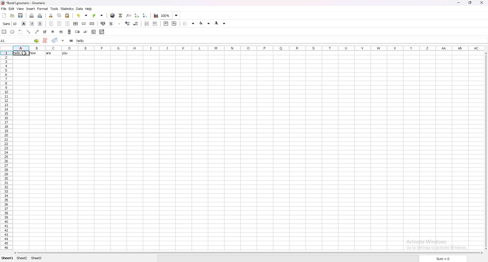 The height and width of the screenshot is (262, 488). Describe the element at coordinates (84, 24) in the screenshot. I see `merge cells` at that location.